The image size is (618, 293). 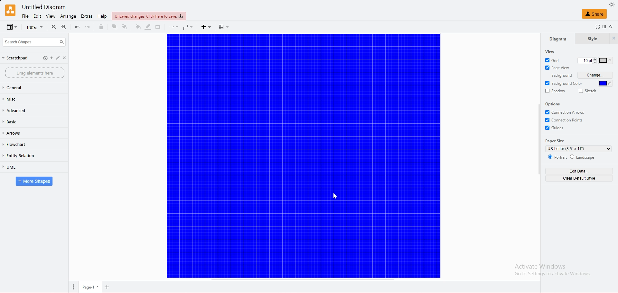 What do you see at coordinates (595, 13) in the screenshot?
I see `share` at bounding box center [595, 13].